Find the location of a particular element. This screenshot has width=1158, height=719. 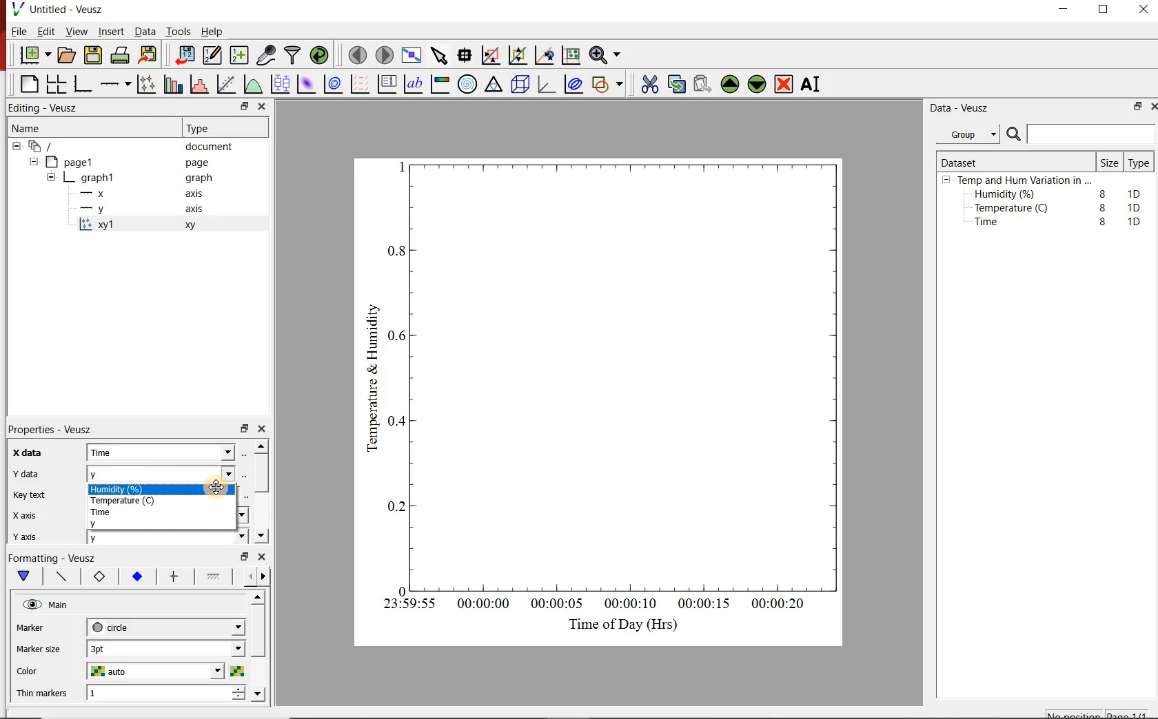

Type is located at coordinates (1139, 164).